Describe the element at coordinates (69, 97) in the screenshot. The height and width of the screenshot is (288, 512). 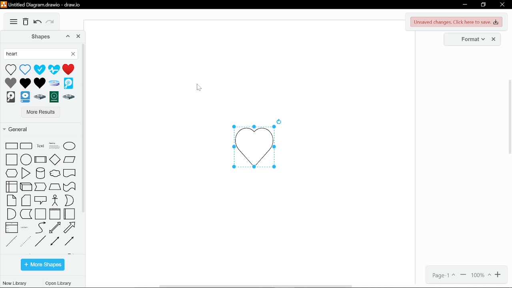
I see `hard drive` at that location.